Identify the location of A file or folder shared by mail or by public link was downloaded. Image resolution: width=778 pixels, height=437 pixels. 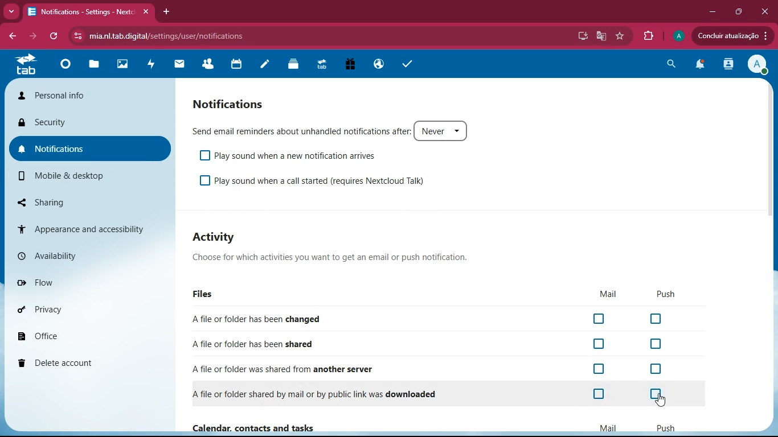
(318, 394).